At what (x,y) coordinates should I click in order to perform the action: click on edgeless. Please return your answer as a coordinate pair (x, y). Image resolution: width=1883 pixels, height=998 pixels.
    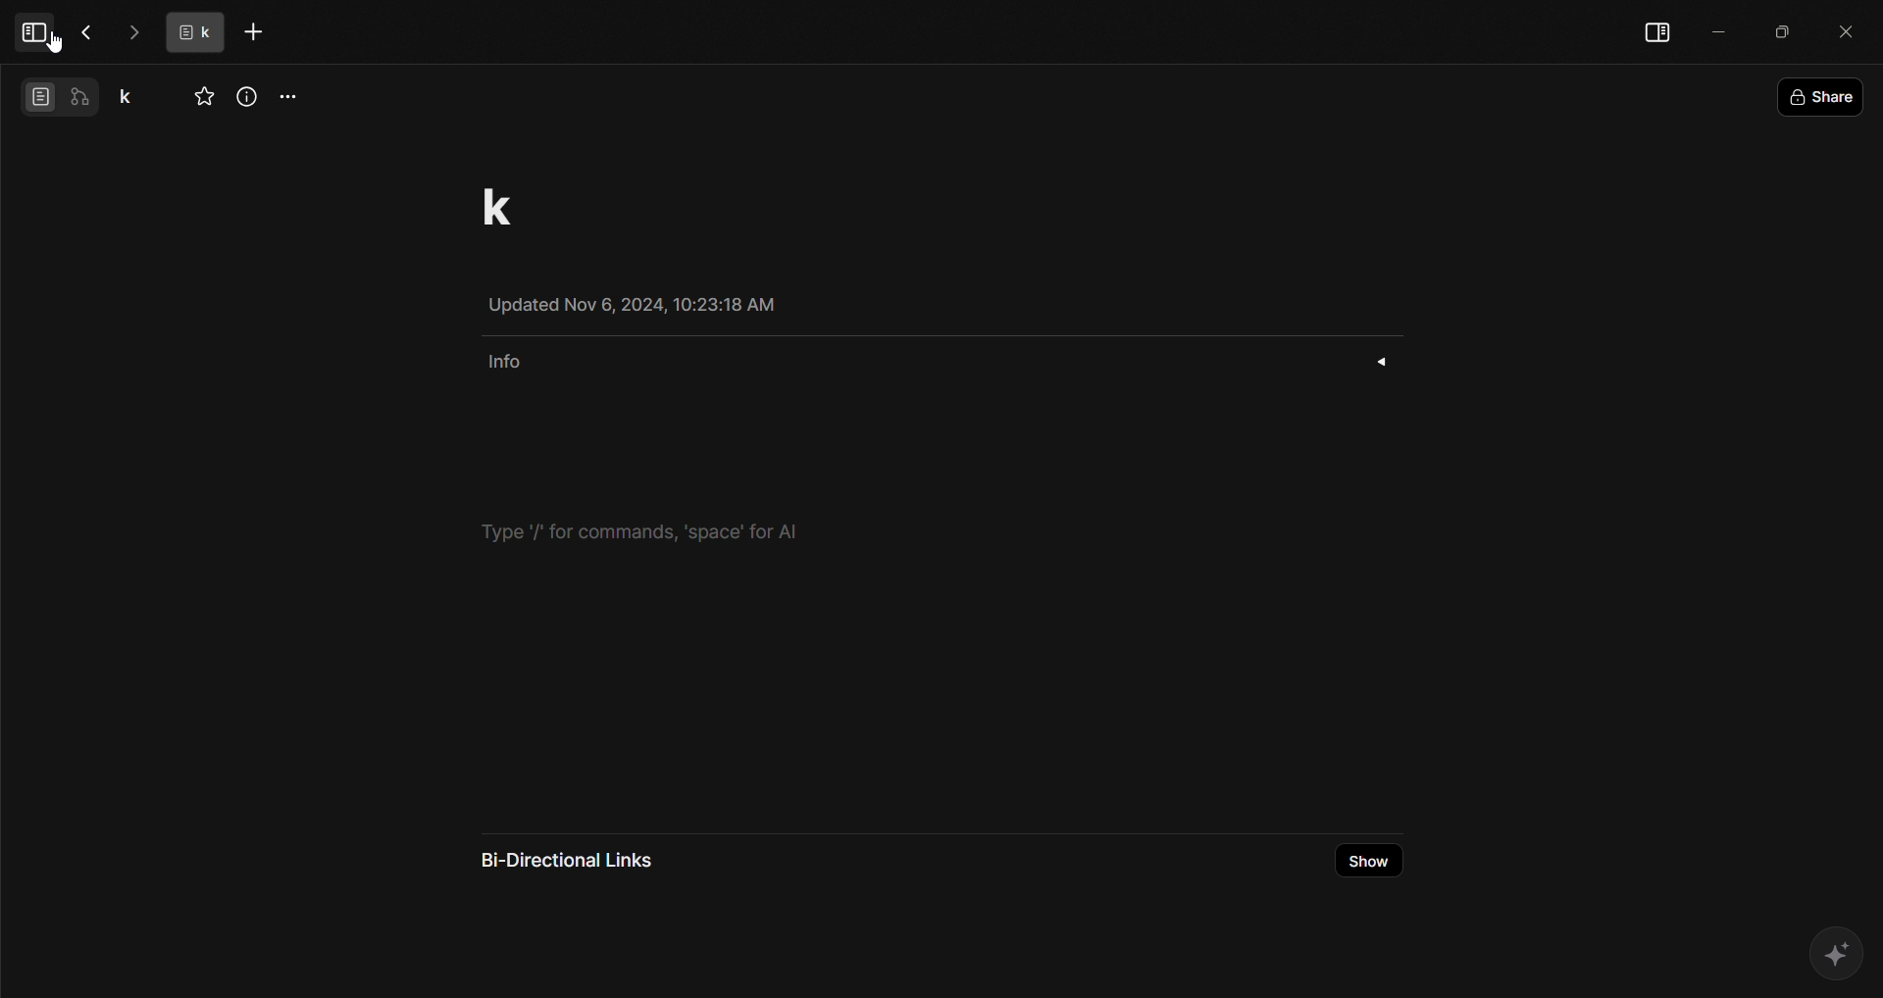
    Looking at the image, I should click on (83, 98).